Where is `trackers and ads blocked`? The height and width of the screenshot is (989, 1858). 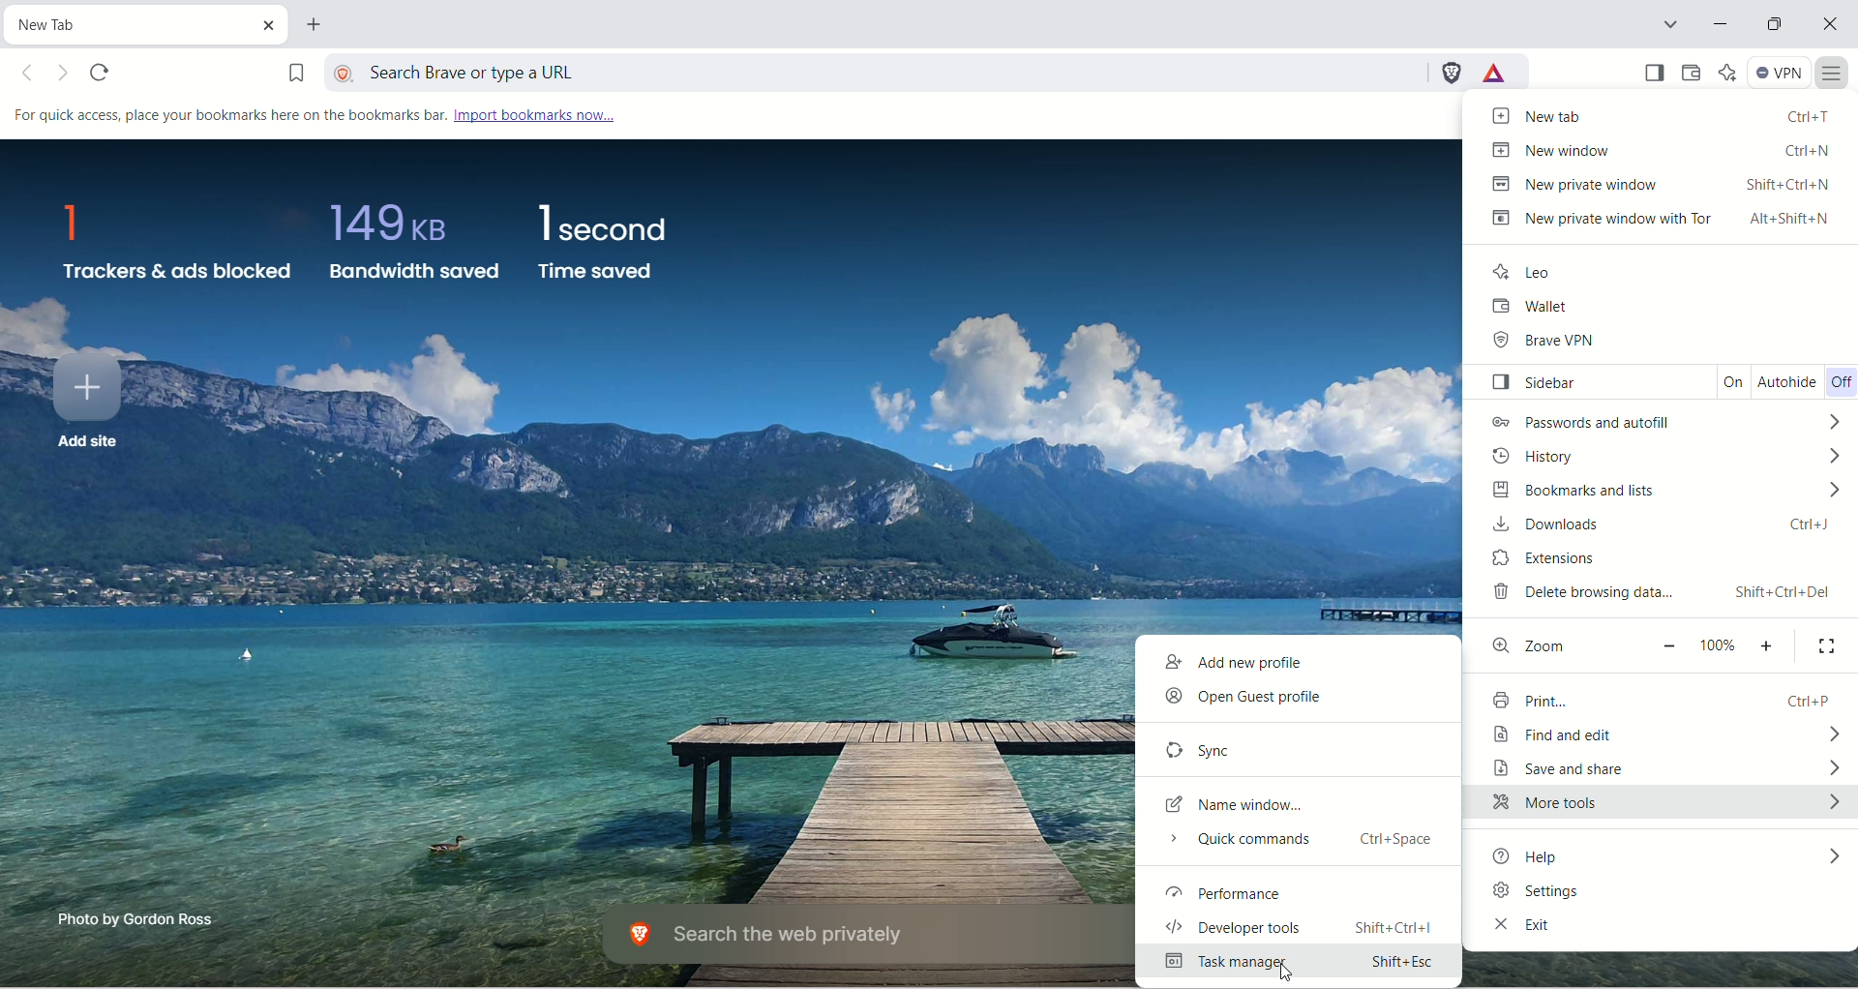 trackers and ads blocked is located at coordinates (175, 246).